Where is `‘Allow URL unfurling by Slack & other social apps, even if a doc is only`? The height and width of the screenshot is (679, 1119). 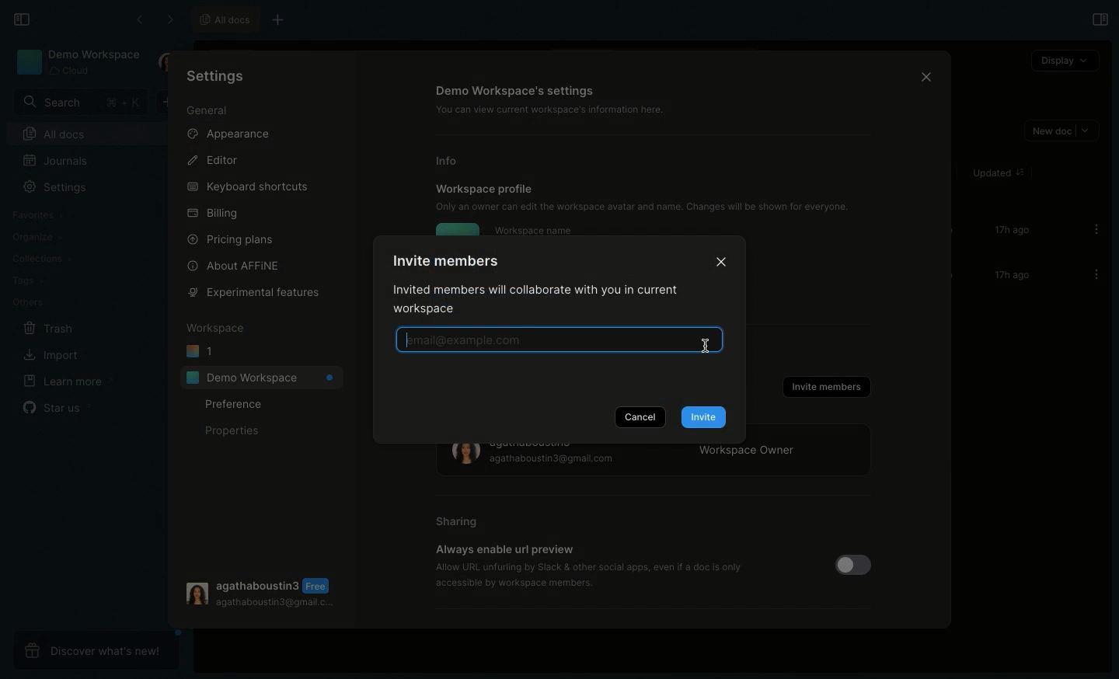
‘Allow URL unfurling by Slack & other social apps, even if a doc is only is located at coordinates (590, 566).